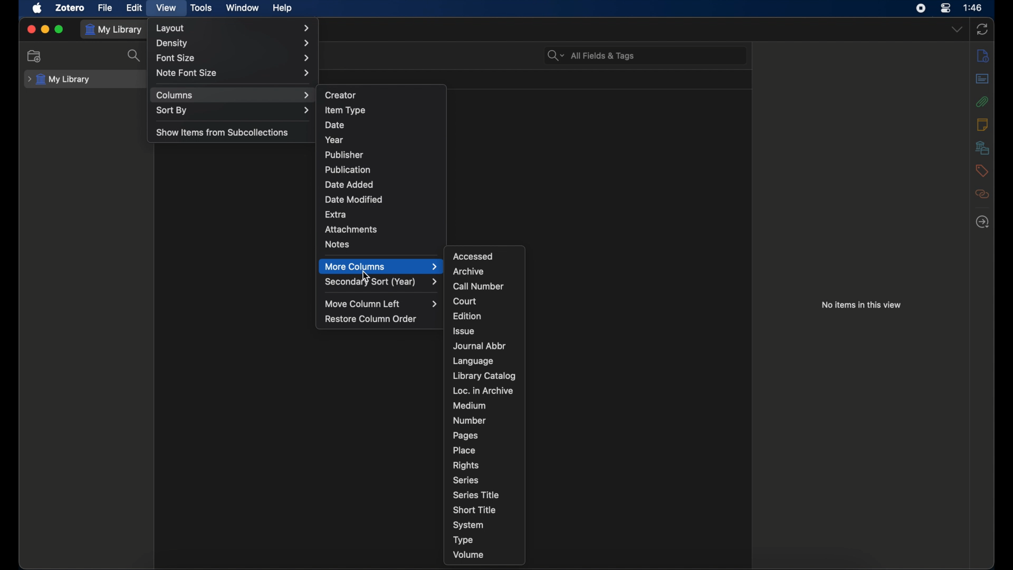 The width and height of the screenshot is (1013, 570). What do you see at coordinates (135, 7) in the screenshot?
I see `edit` at bounding box center [135, 7].